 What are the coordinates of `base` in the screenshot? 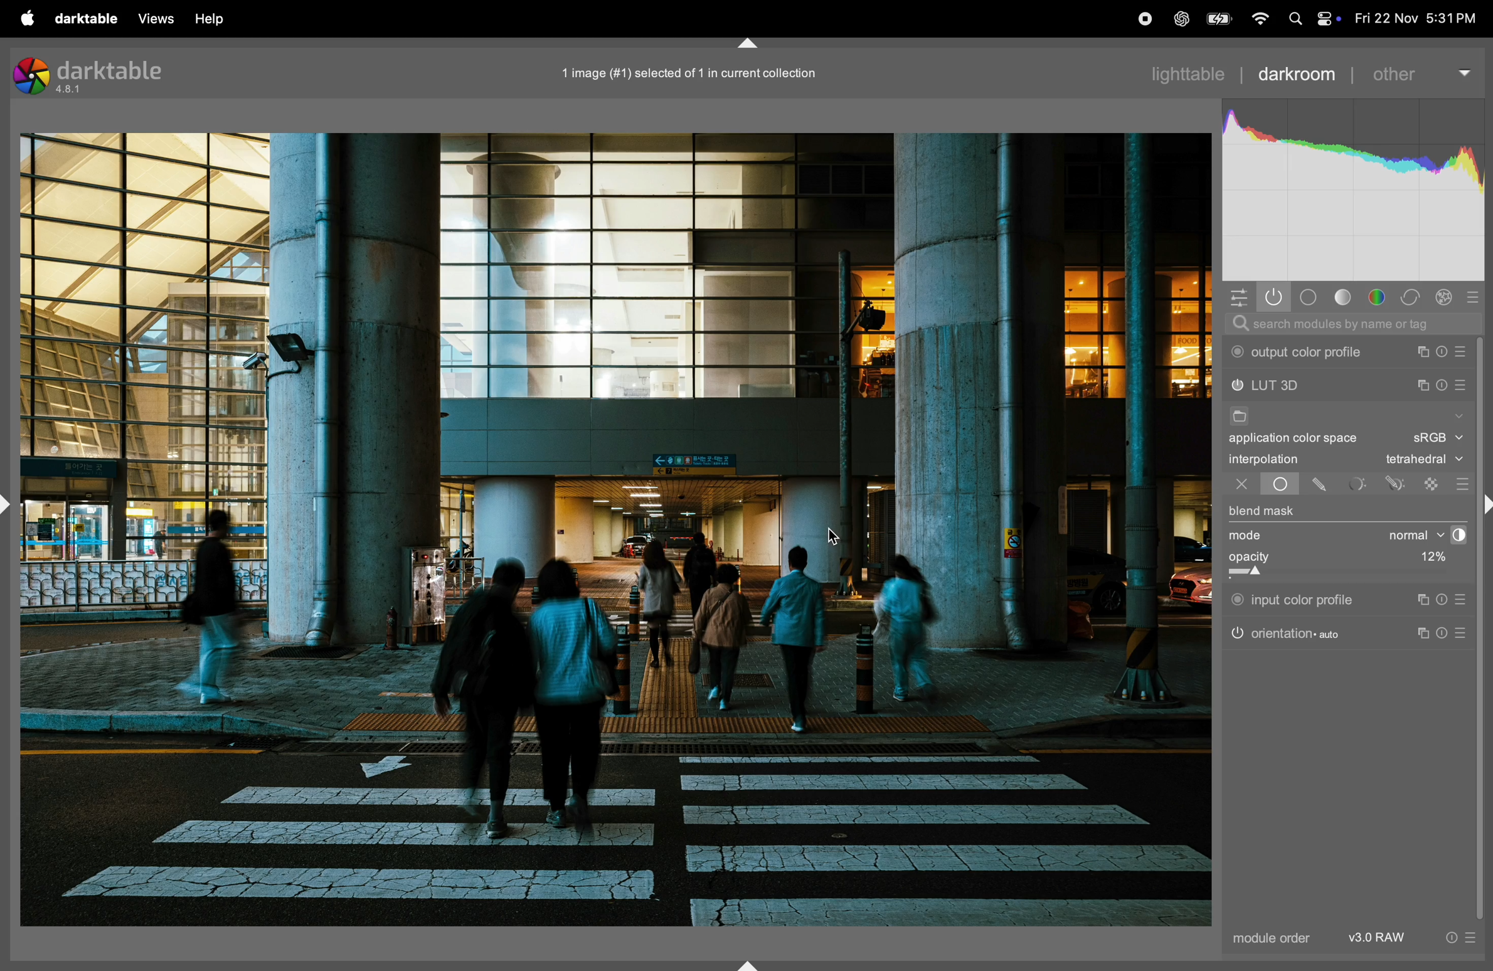 It's located at (1309, 297).